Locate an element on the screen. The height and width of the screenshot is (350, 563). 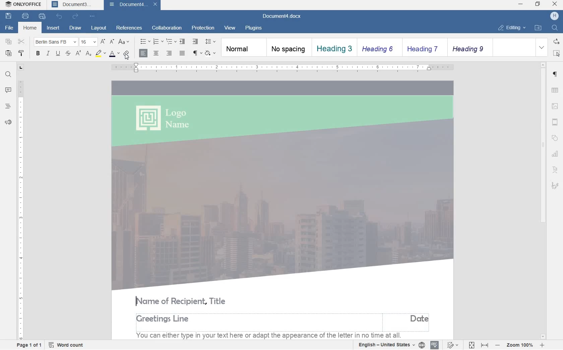
layout is located at coordinates (98, 29).